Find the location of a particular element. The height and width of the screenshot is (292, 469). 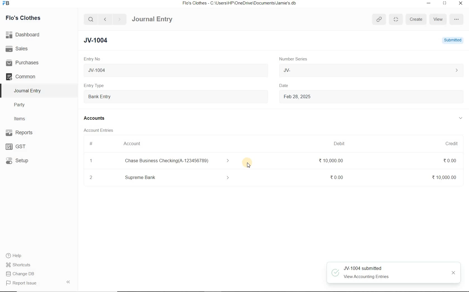

copy link is located at coordinates (380, 19).